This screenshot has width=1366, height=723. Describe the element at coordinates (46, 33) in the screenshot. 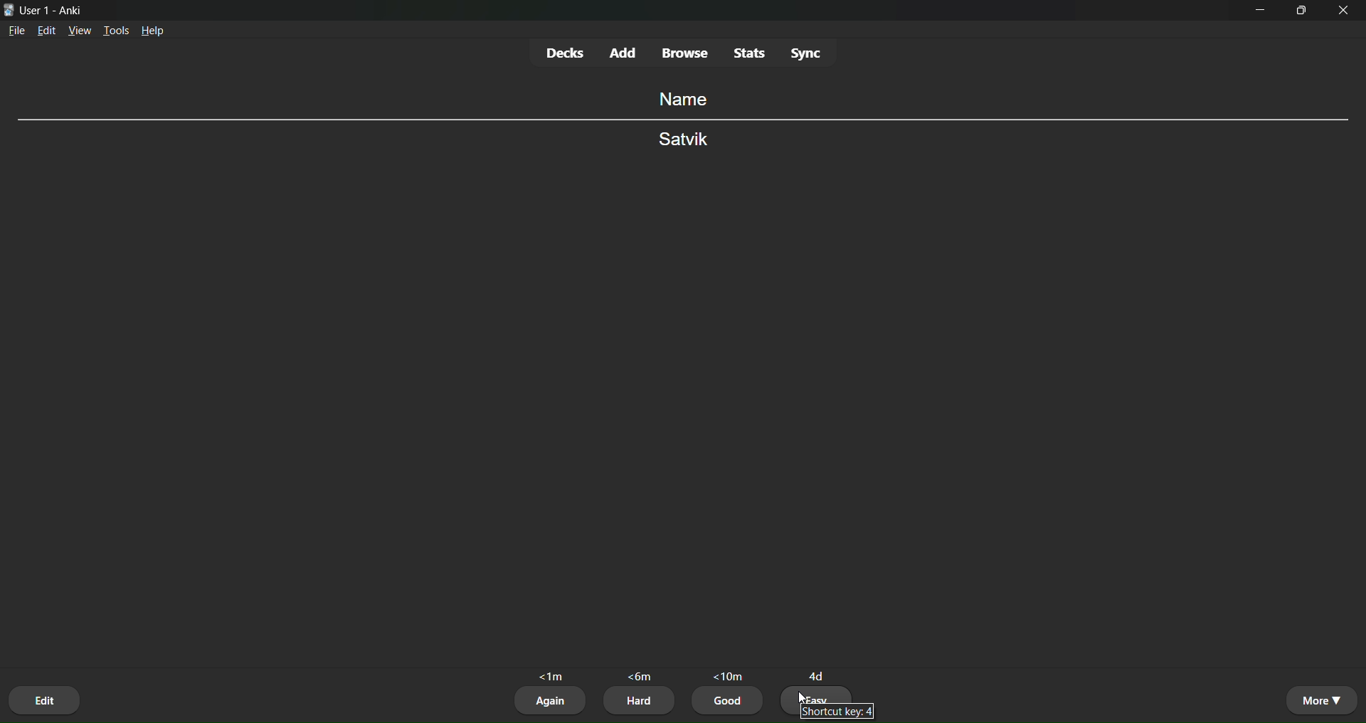

I see `edit` at that location.